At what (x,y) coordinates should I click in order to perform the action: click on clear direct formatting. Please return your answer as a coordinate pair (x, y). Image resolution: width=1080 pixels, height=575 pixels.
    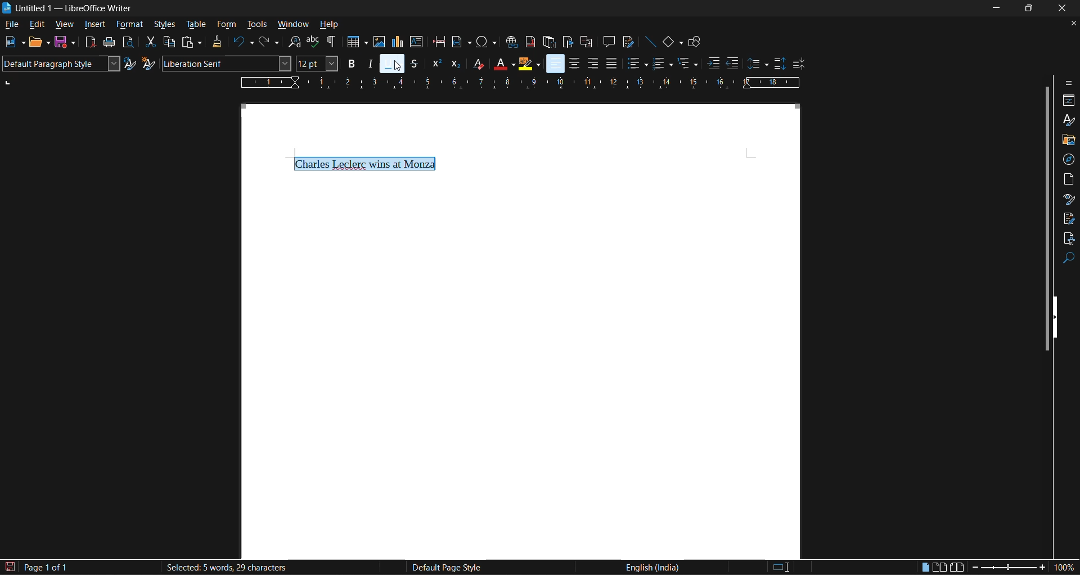
    Looking at the image, I should click on (476, 63).